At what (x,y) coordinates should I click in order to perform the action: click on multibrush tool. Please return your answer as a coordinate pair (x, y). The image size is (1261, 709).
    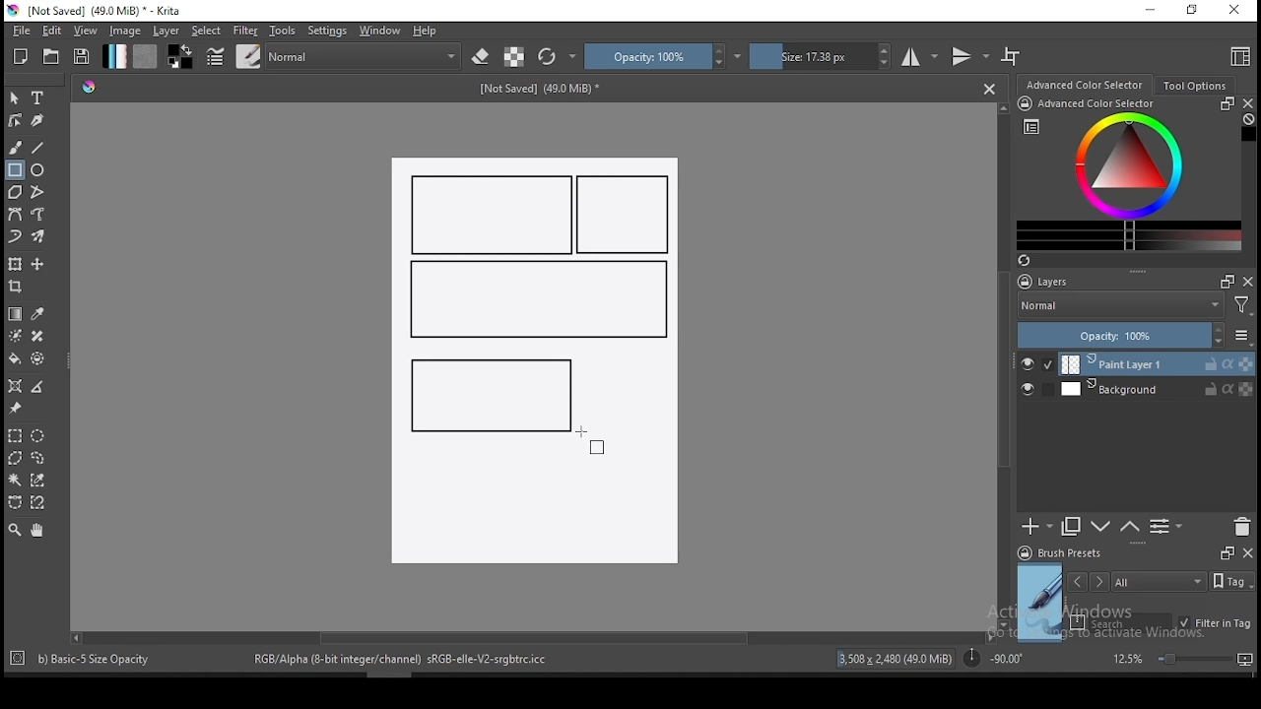
    Looking at the image, I should click on (39, 238).